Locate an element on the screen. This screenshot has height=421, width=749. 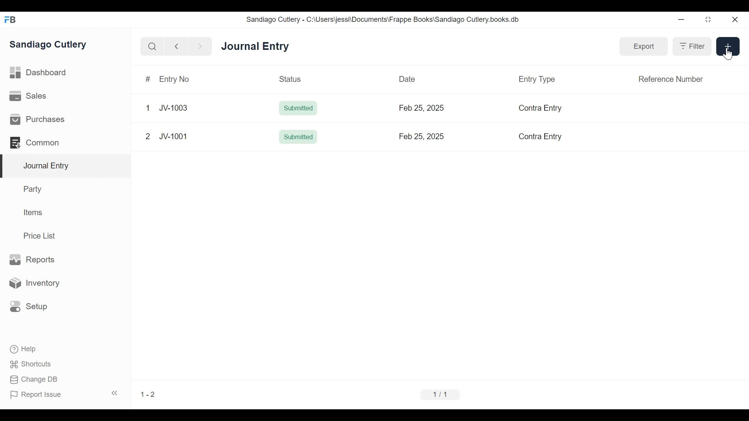
Cursor is located at coordinates (730, 54).